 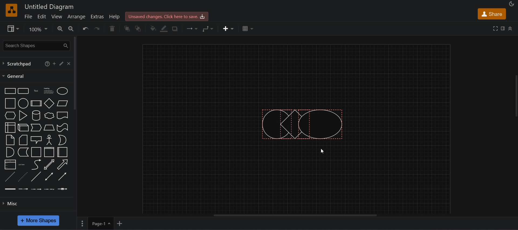 What do you see at coordinates (208, 29) in the screenshot?
I see `waypoints` at bounding box center [208, 29].